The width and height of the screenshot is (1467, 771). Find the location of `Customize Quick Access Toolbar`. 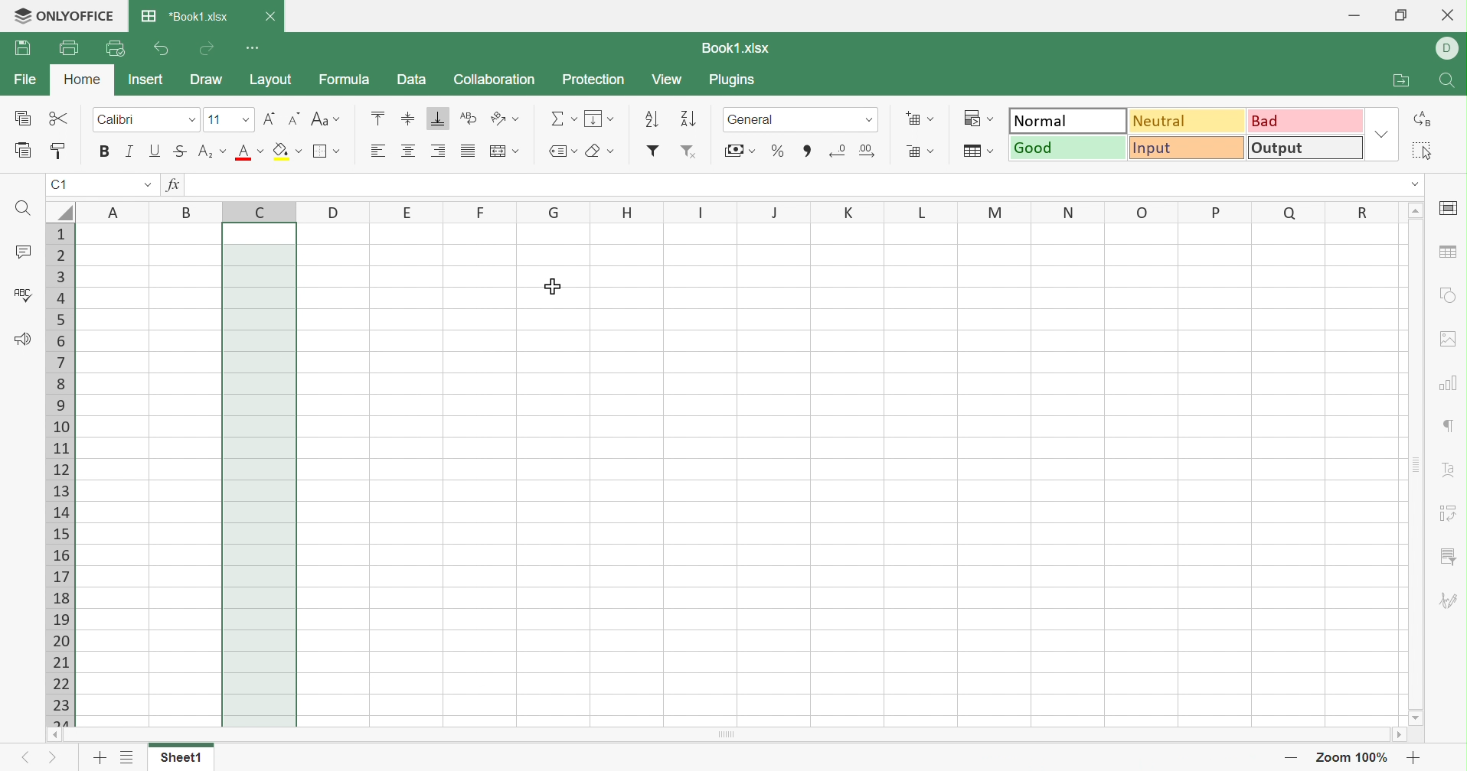

Customize Quick Access Toolbar is located at coordinates (256, 46).